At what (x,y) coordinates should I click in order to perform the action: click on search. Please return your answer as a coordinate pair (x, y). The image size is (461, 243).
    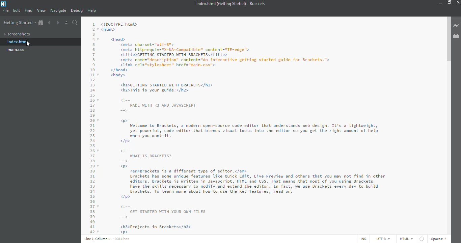
    Looking at the image, I should click on (75, 23).